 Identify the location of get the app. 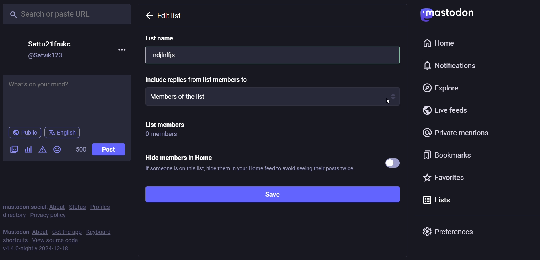
(67, 232).